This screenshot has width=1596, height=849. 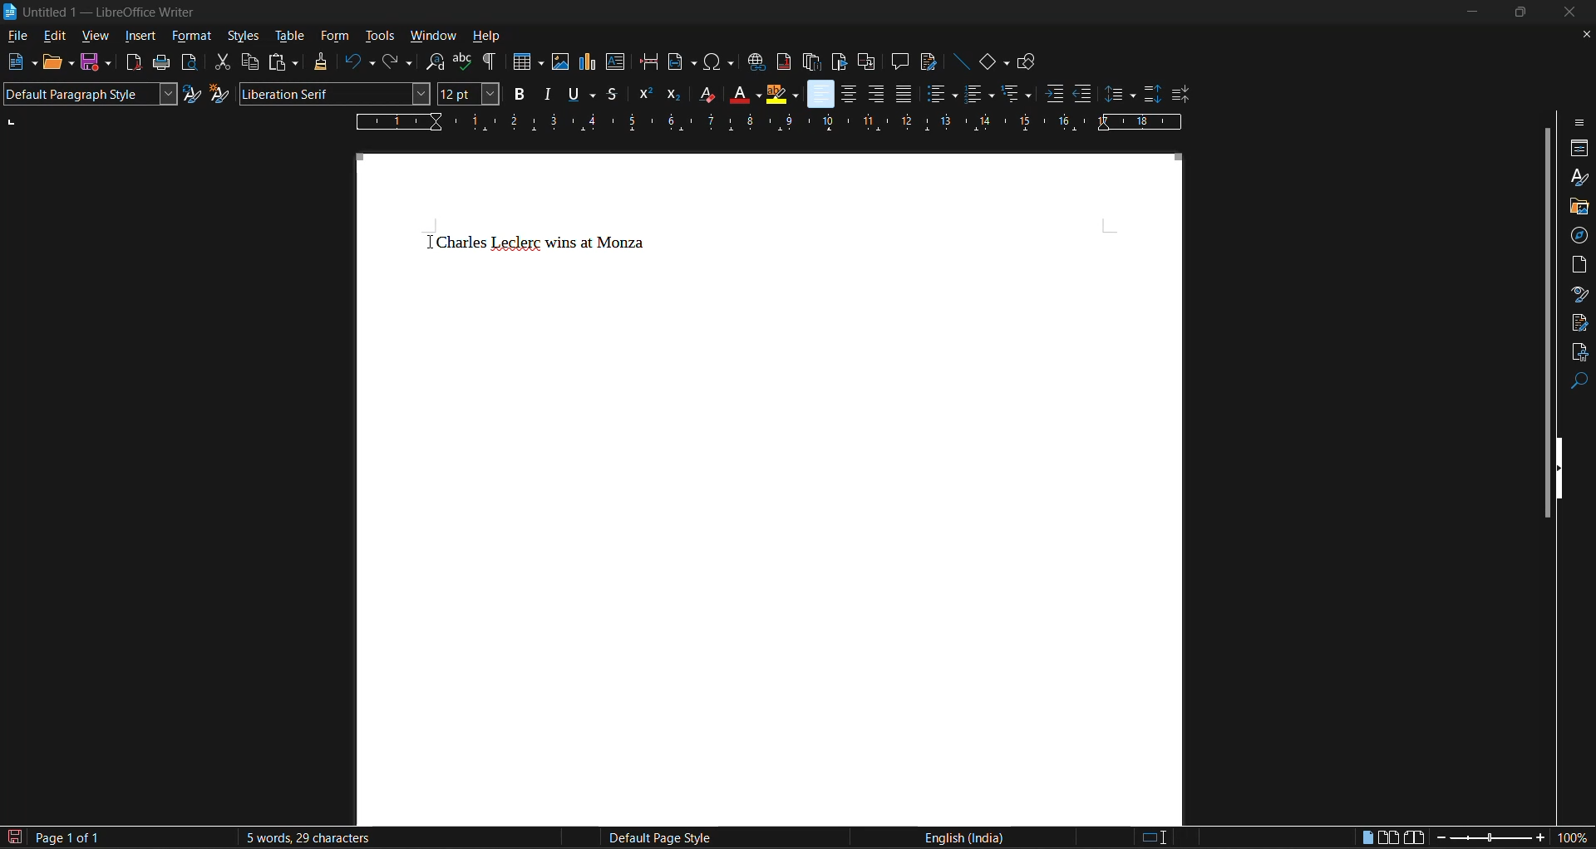 What do you see at coordinates (337, 37) in the screenshot?
I see `form` at bounding box center [337, 37].